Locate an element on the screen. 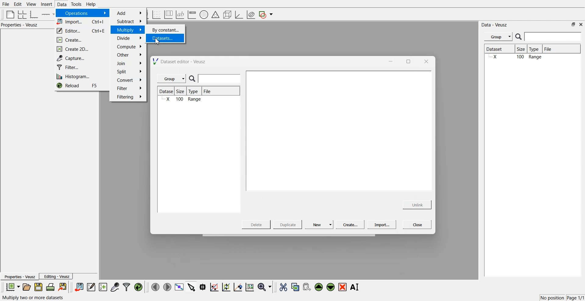 The height and width of the screenshot is (301, 585). Other is located at coordinates (129, 55).